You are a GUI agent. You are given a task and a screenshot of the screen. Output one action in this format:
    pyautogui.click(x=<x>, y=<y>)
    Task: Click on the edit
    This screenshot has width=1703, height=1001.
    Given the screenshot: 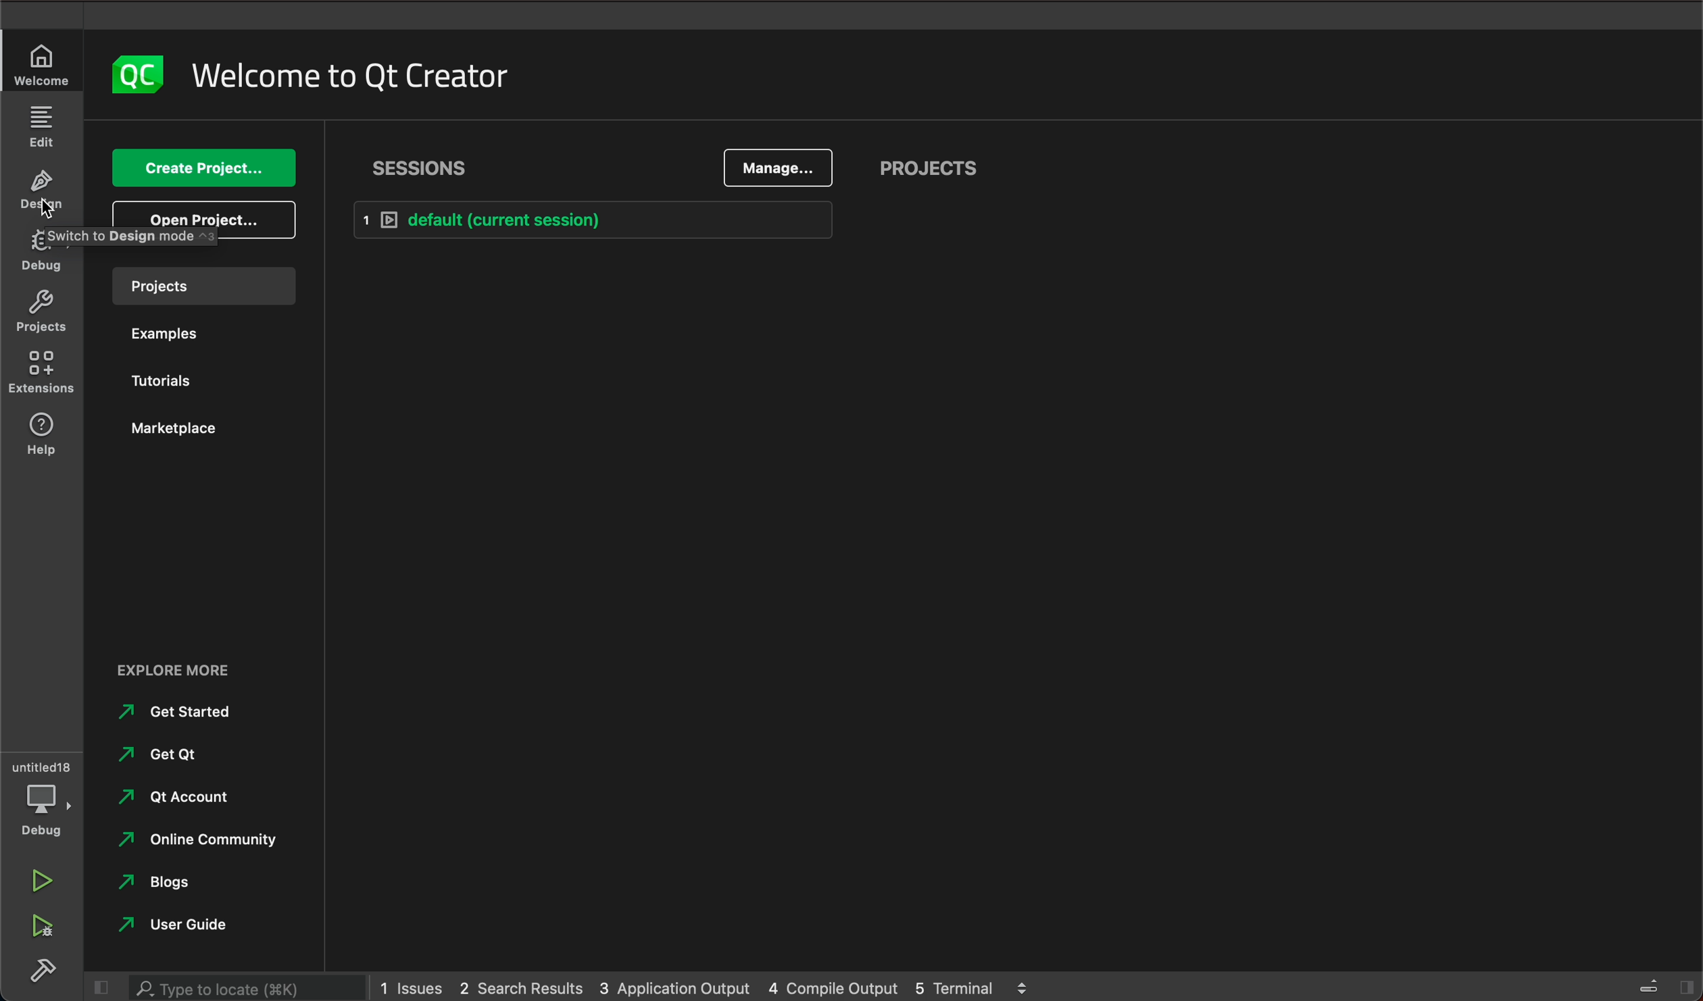 What is the action you would take?
    pyautogui.click(x=38, y=129)
    